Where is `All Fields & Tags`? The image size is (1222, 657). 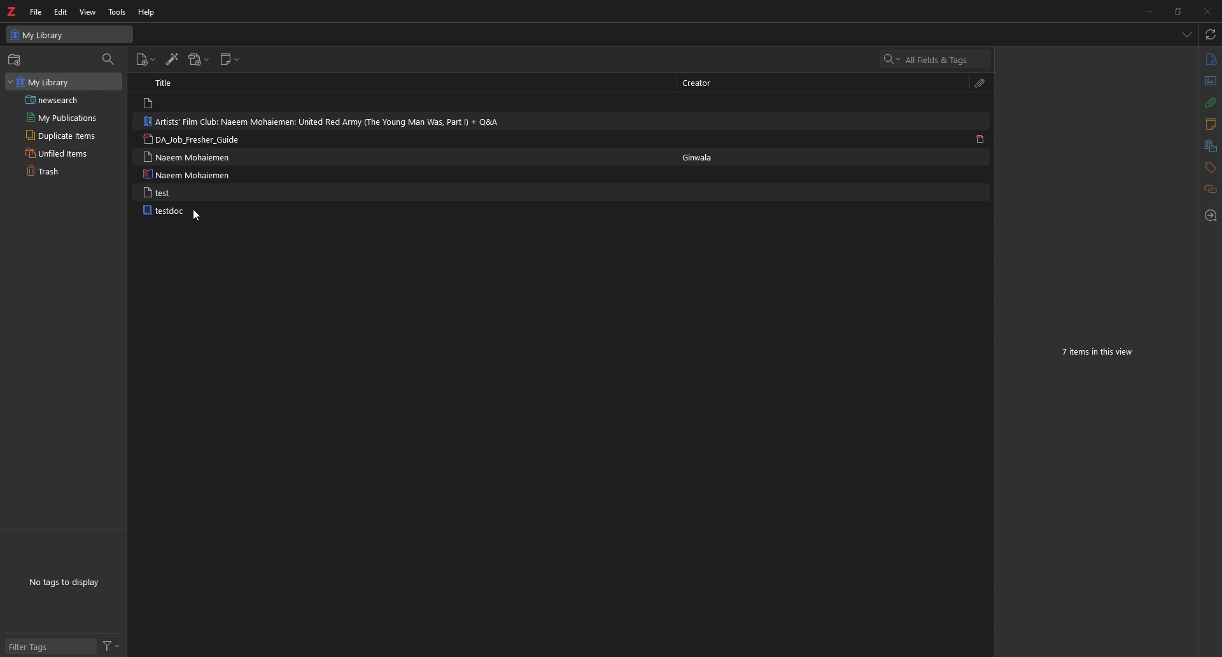 All Fields & Tags is located at coordinates (926, 59).